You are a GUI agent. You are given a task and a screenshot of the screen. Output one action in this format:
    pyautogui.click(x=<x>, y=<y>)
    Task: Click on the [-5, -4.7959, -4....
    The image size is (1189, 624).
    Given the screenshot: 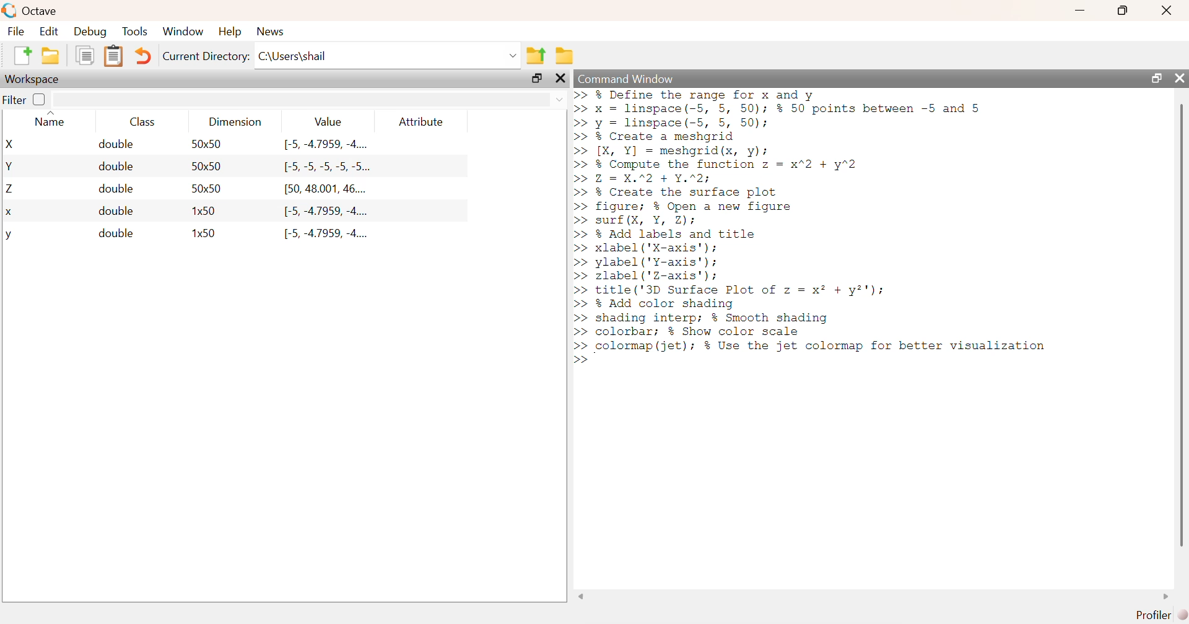 What is the action you would take?
    pyautogui.click(x=328, y=234)
    